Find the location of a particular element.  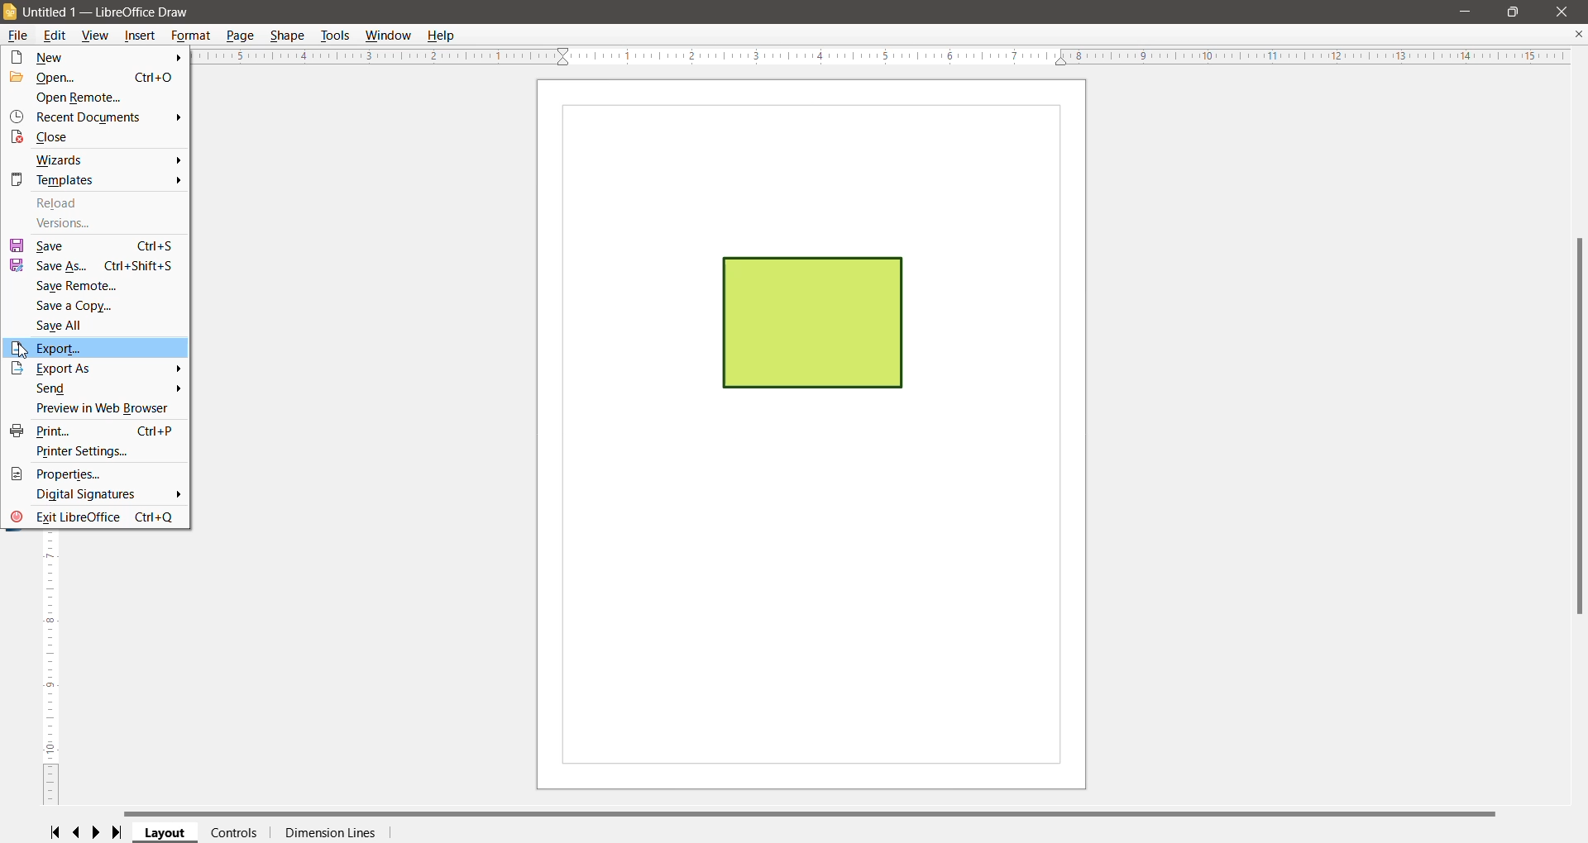

Export As is located at coordinates (75, 369).